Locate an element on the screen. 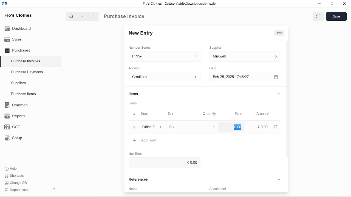 This screenshot has height=197, width=351. Account is located at coordinates (137, 68).